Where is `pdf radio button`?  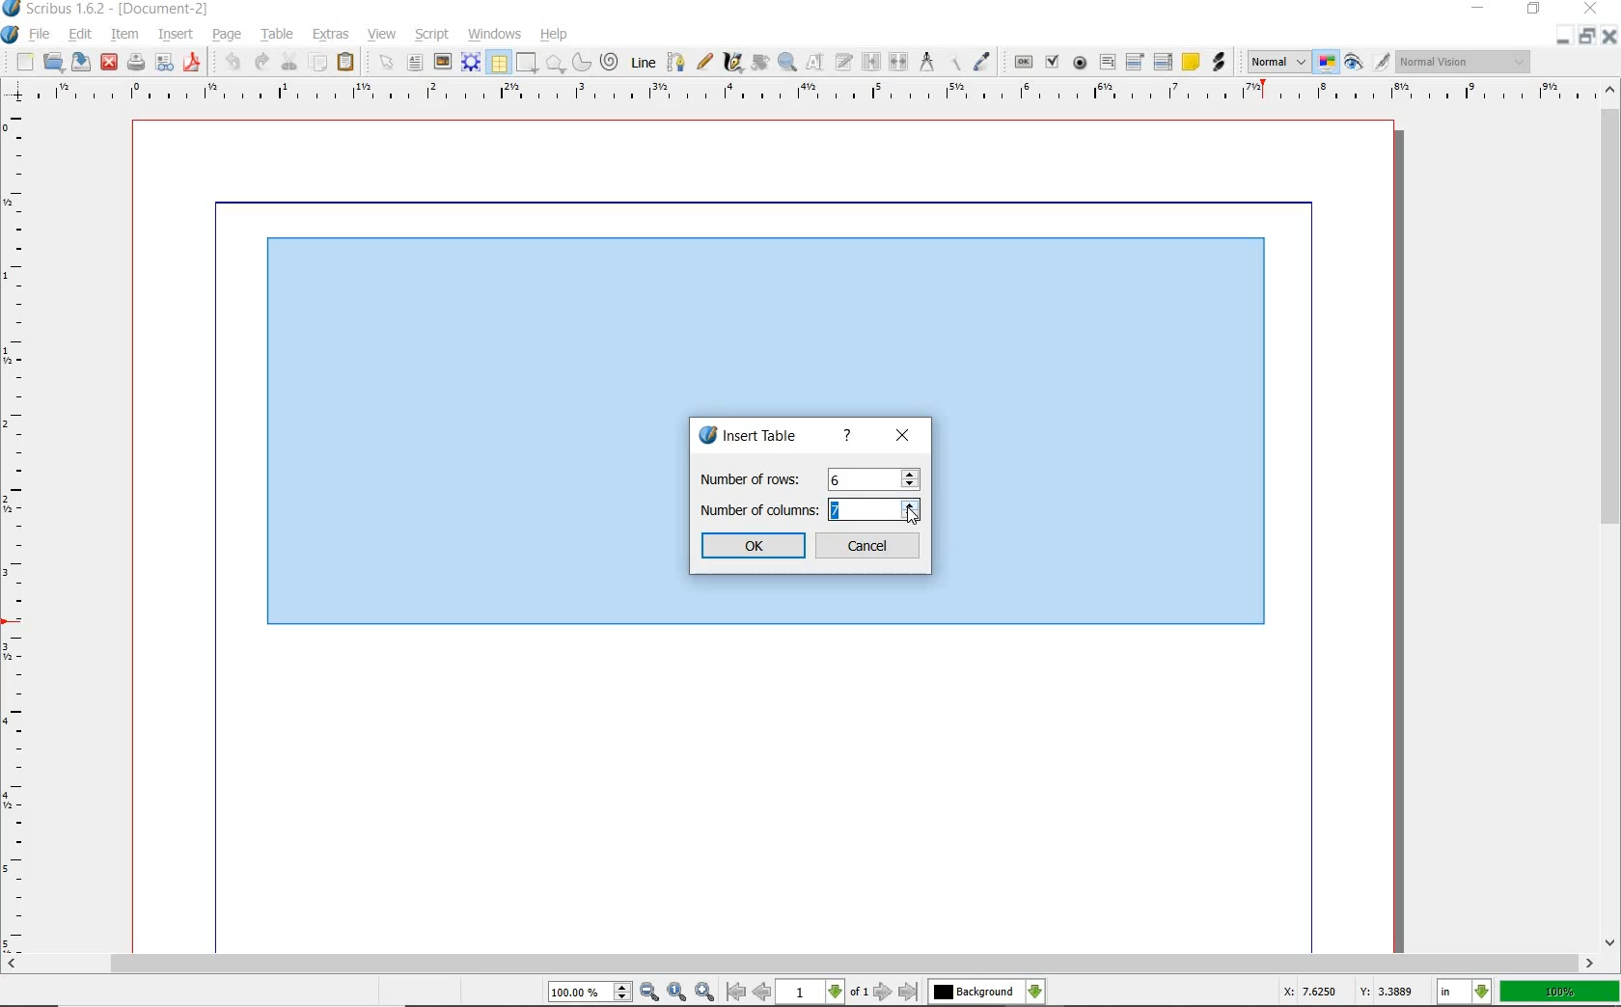
pdf radio button is located at coordinates (1081, 64).